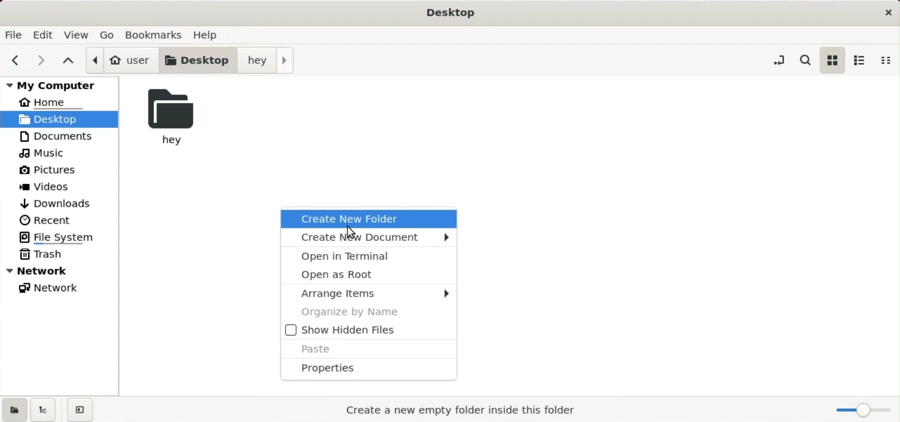 The image size is (900, 422). I want to click on trash, so click(47, 255).